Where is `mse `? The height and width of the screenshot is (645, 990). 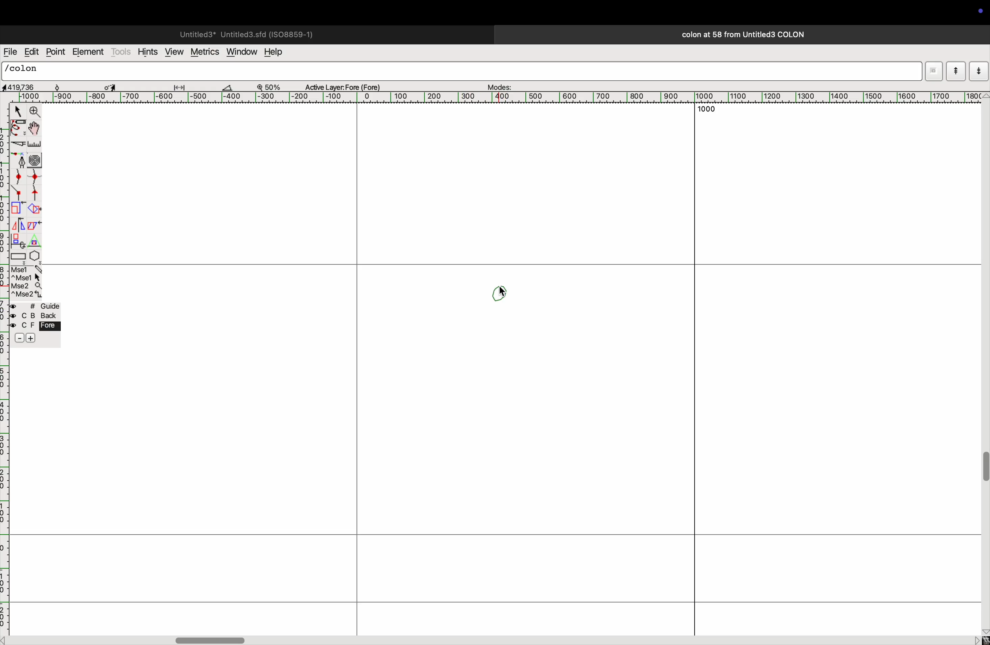 mse  is located at coordinates (25, 281).